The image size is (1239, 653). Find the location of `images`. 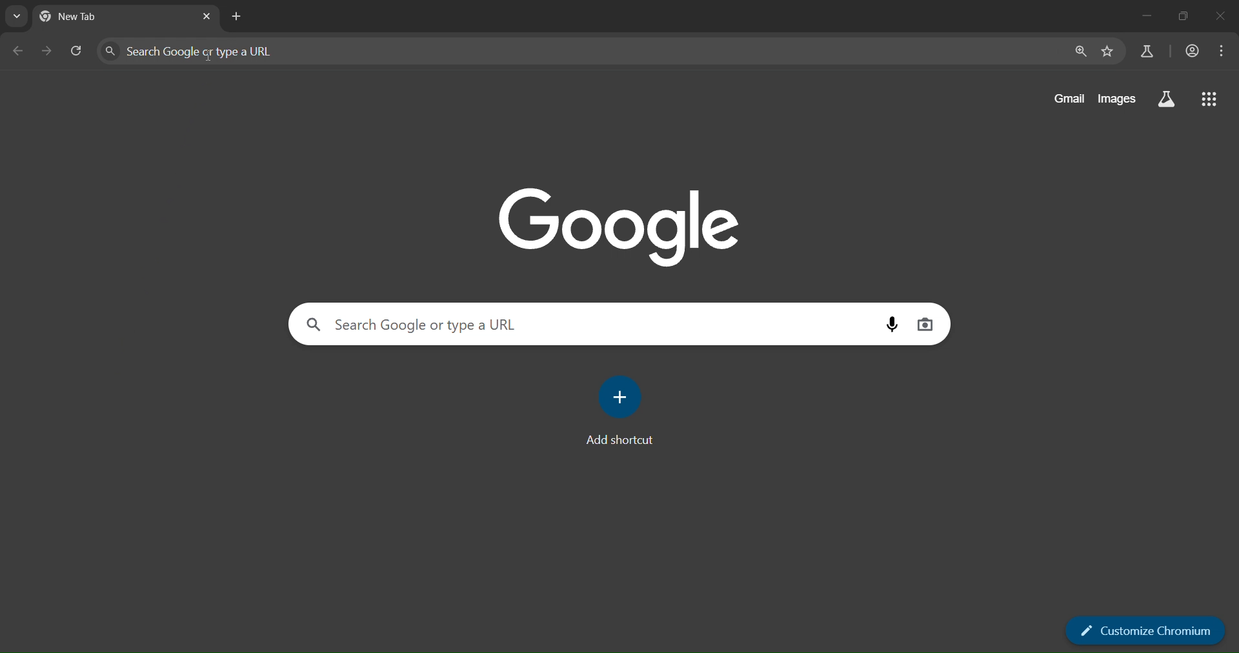

images is located at coordinates (1116, 99).